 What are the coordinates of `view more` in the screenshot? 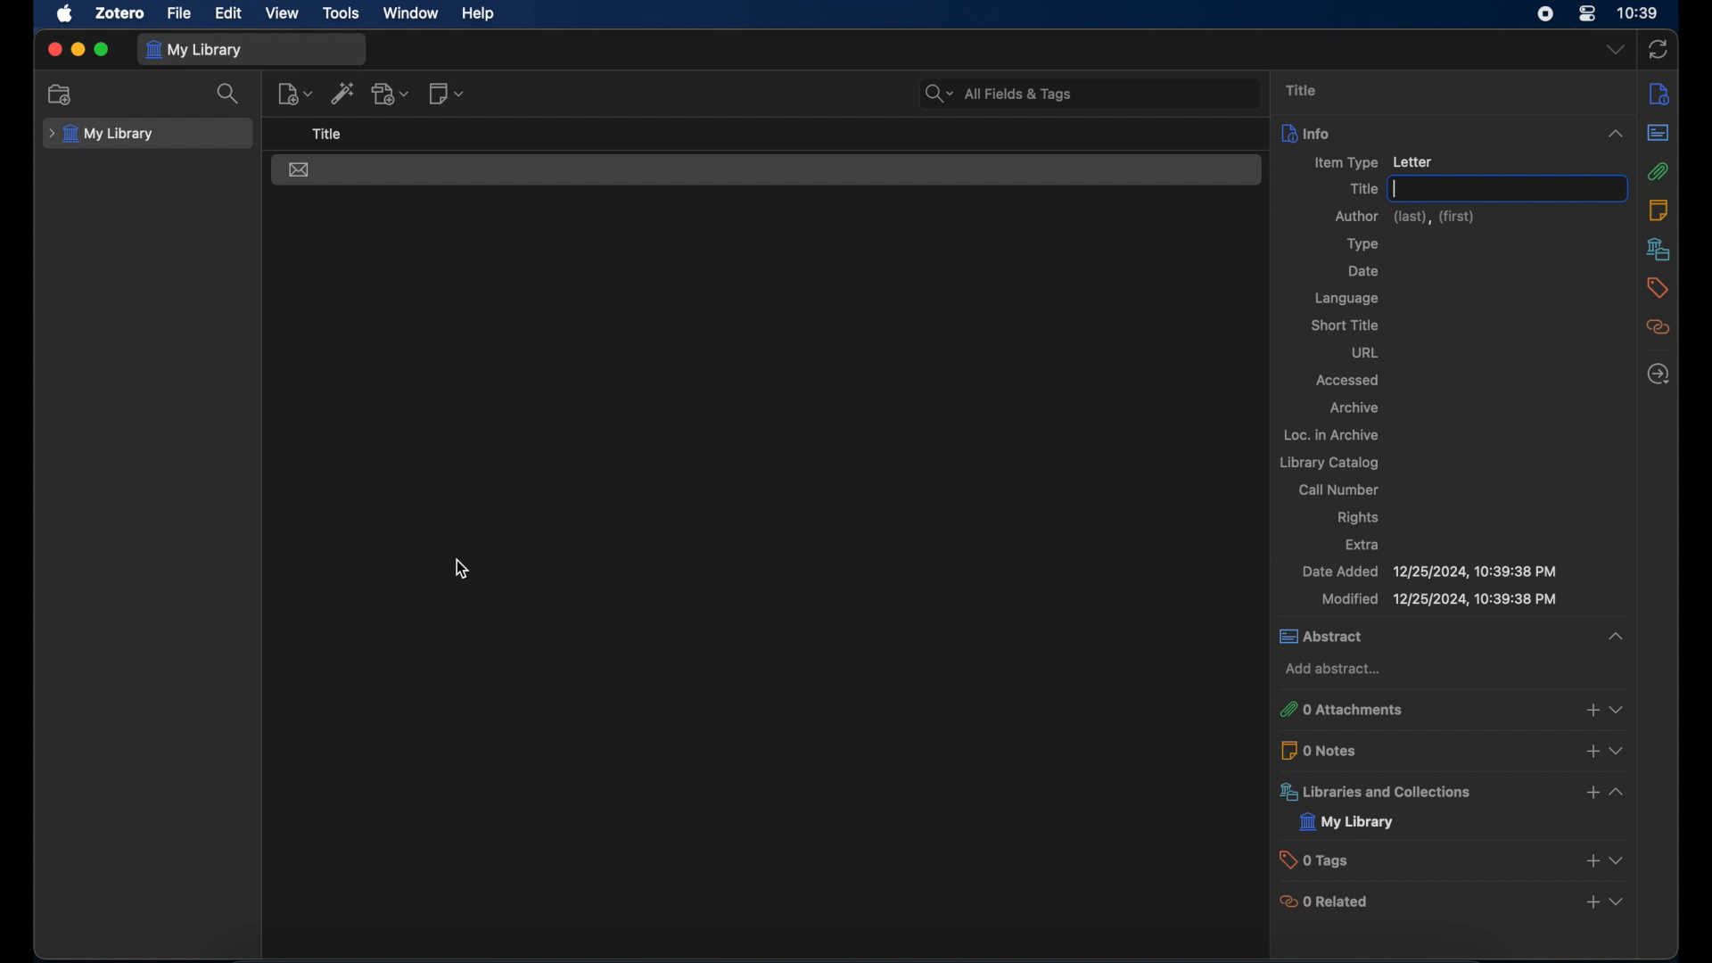 It's located at (1621, 709).